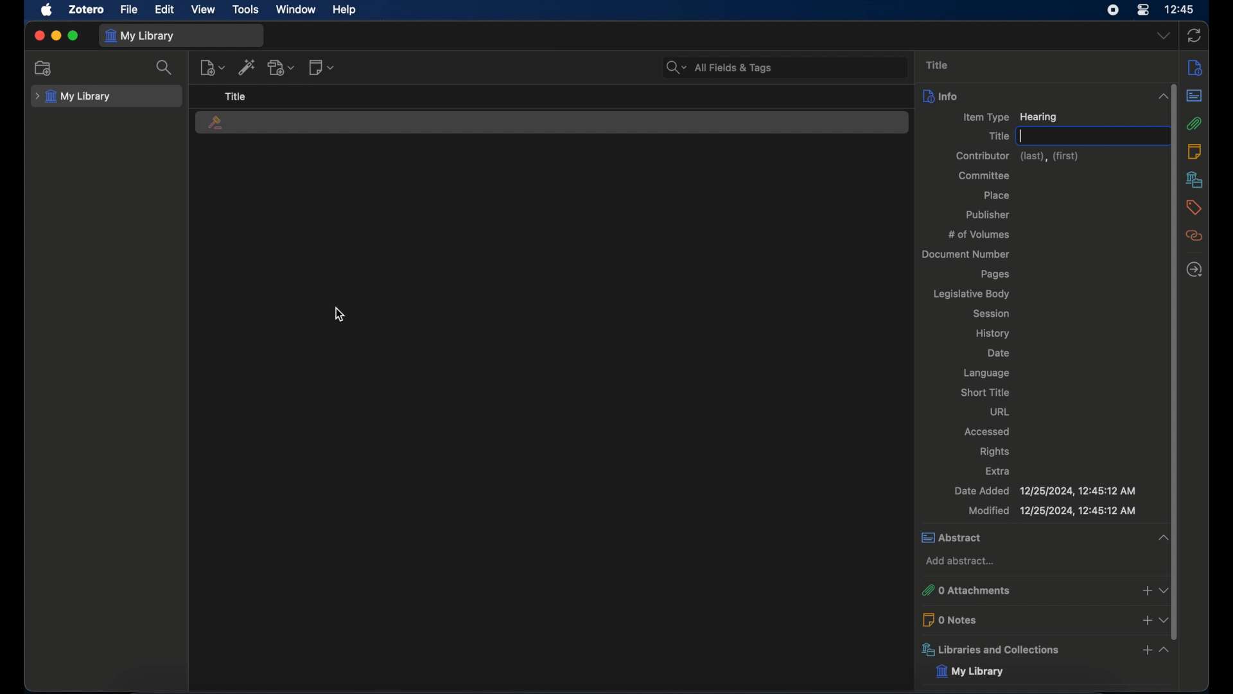 The image size is (1233, 694). What do you see at coordinates (1045, 650) in the screenshot?
I see `libraries and collections` at bounding box center [1045, 650].